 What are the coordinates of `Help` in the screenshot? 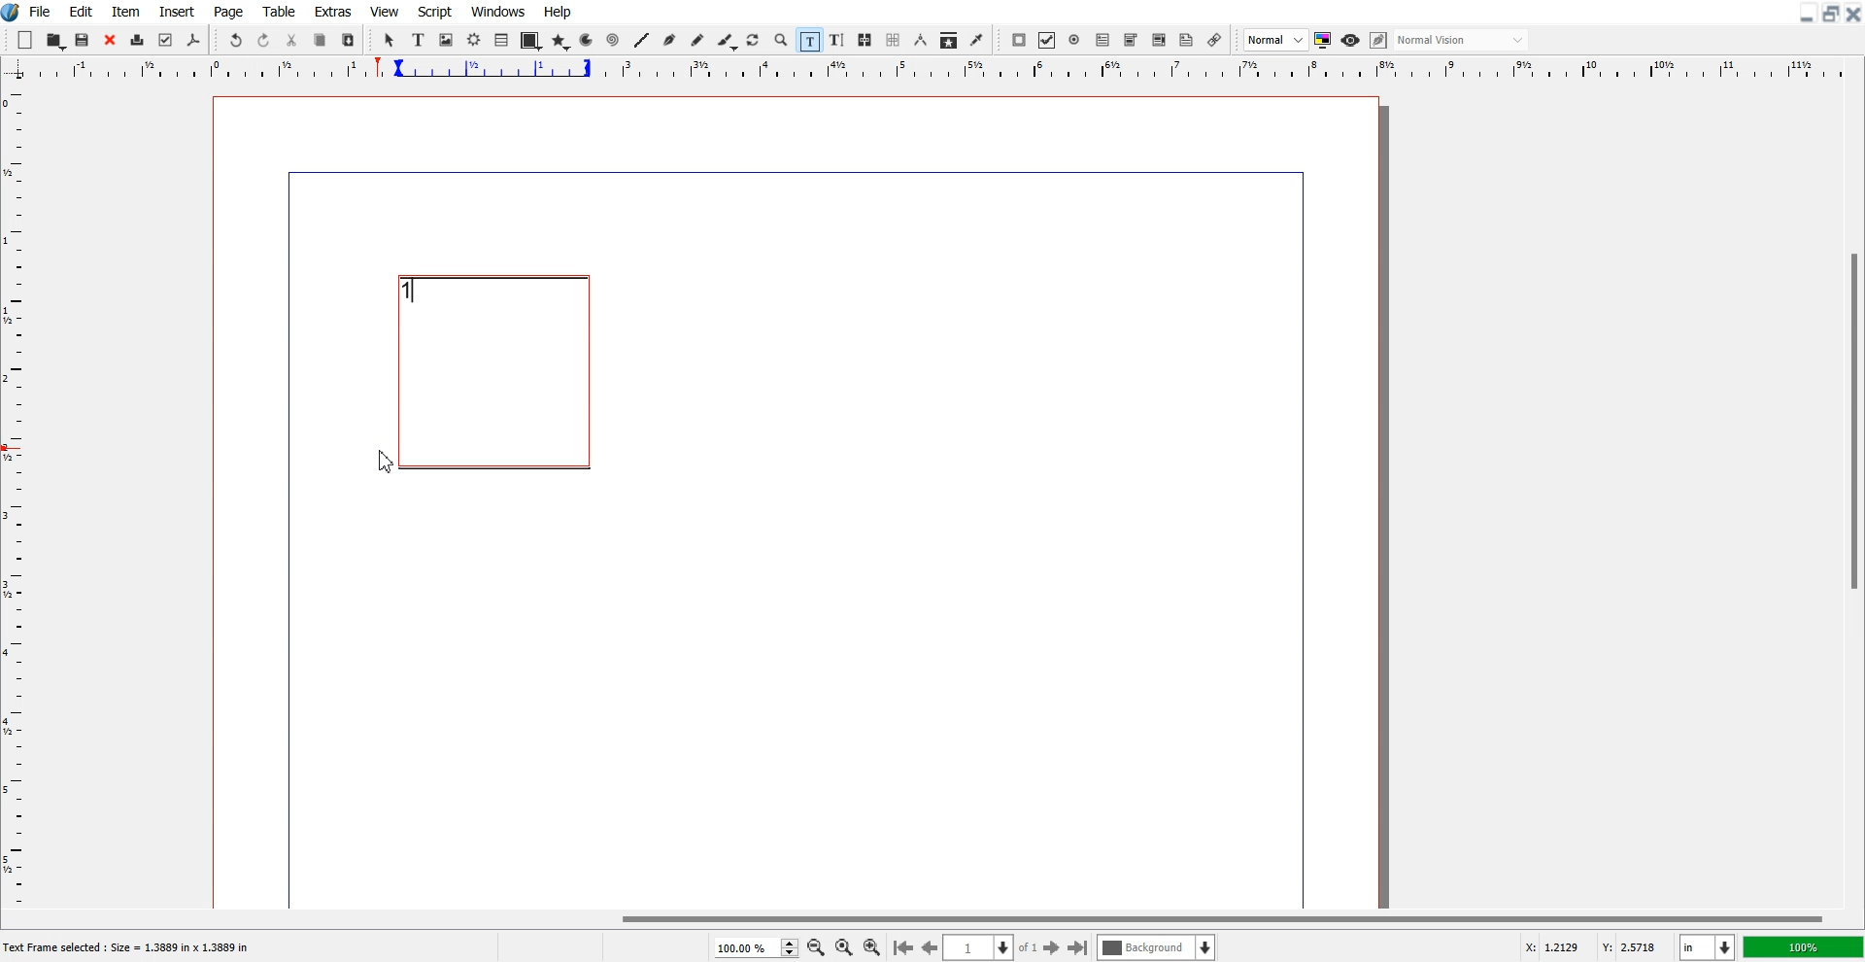 It's located at (557, 12).